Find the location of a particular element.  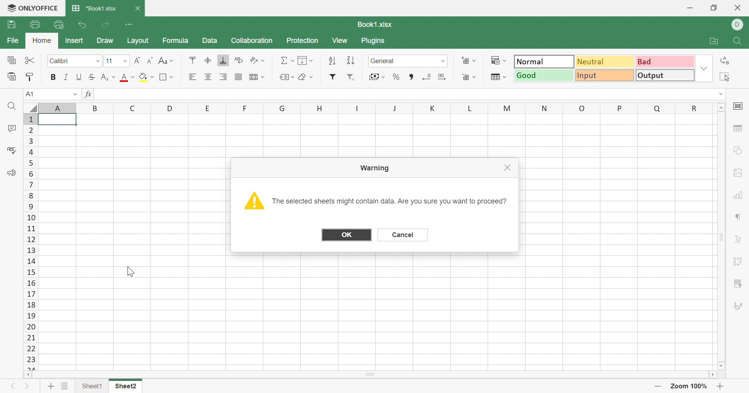

Align Middle is located at coordinates (208, 59).